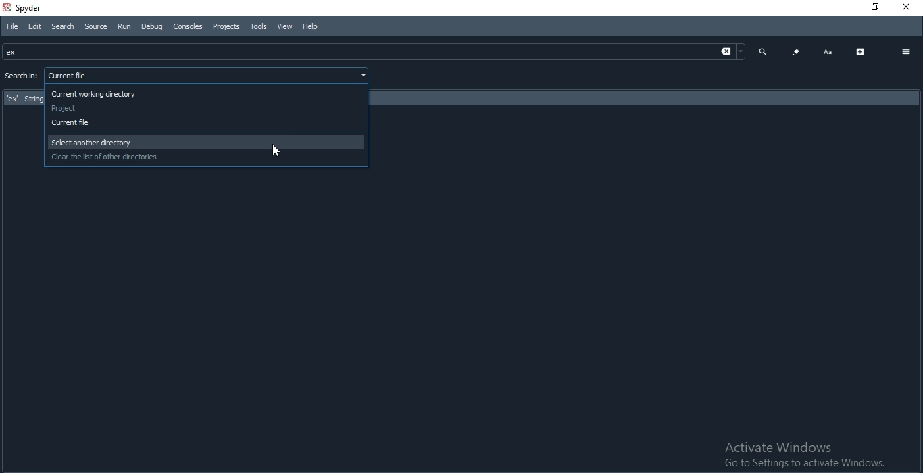  Describe the element at coordinates (283, 27) in the screenshot. I see `View` at that location.